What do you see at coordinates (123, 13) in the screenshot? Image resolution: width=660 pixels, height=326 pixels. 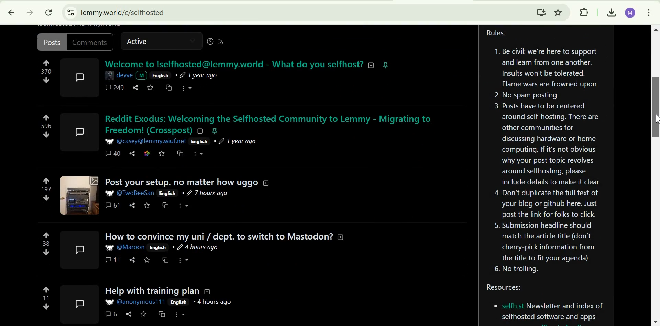 I see `lemmy.world/c/selfhosted` at bounding box center [123, 13].